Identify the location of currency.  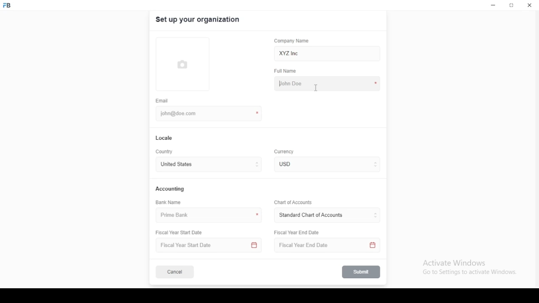
(290, 164).